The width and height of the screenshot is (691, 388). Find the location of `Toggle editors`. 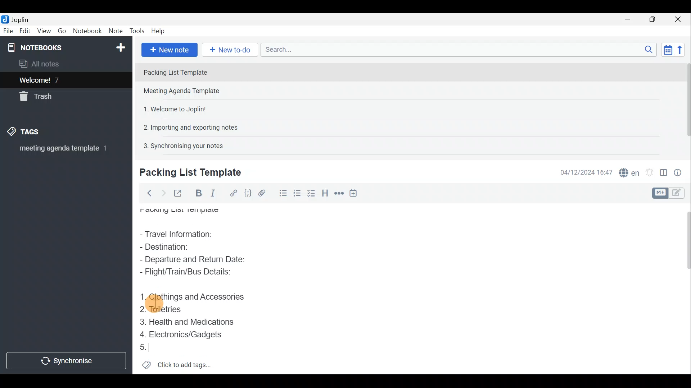

Toggle editors is located at coordinates (680, 194).